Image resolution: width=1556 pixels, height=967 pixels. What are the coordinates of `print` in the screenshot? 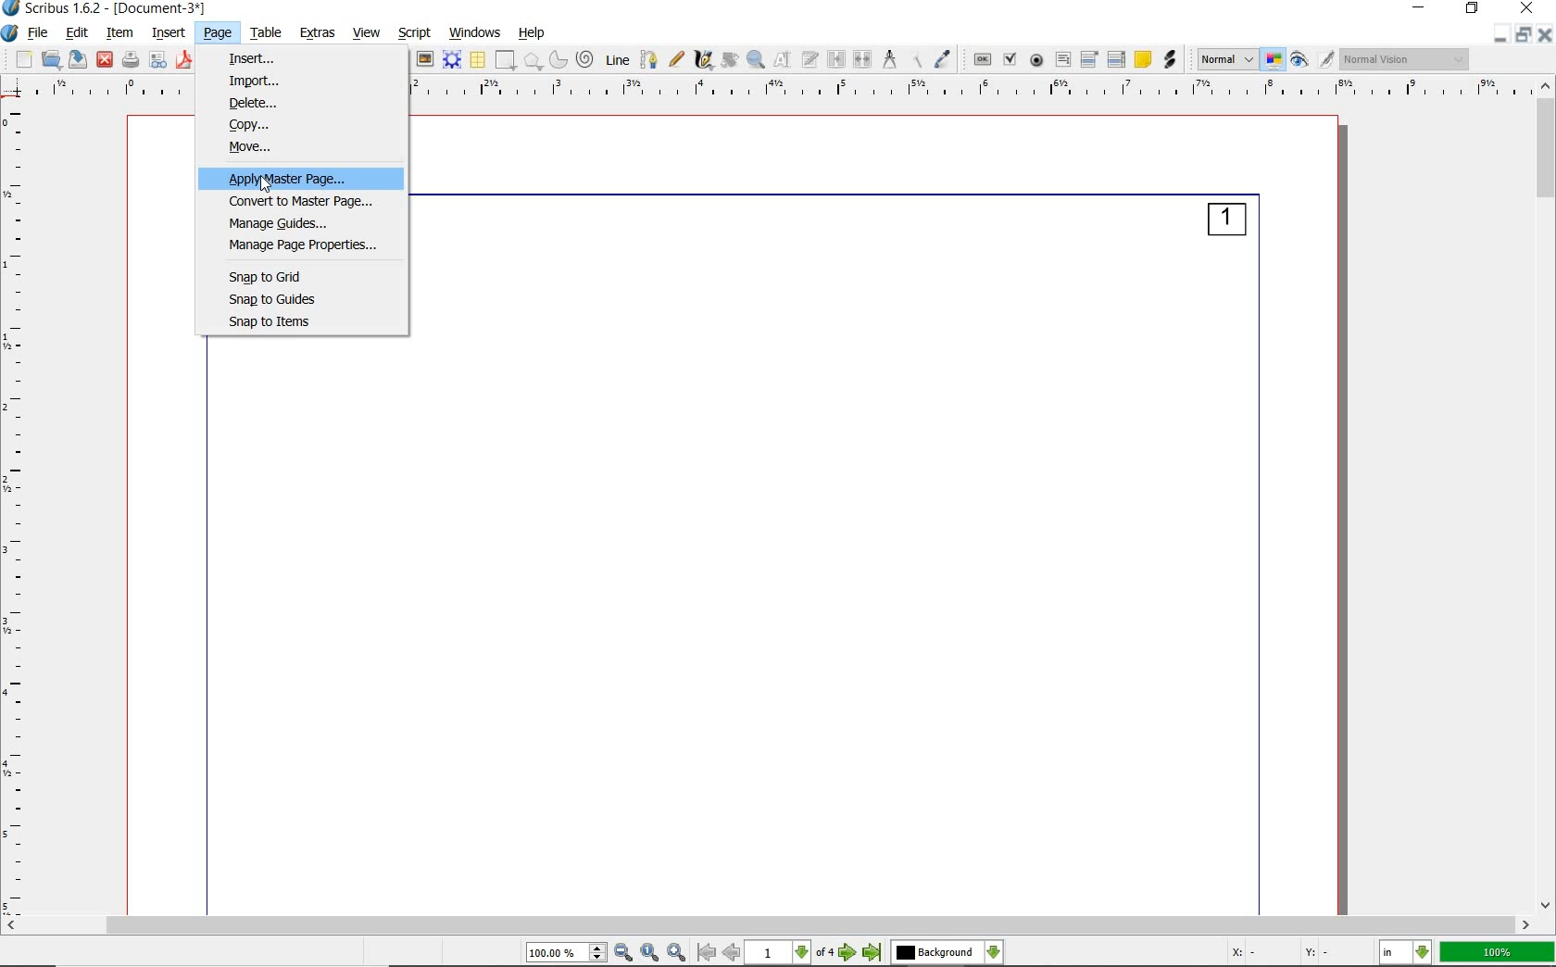 It's located at (132, 60).